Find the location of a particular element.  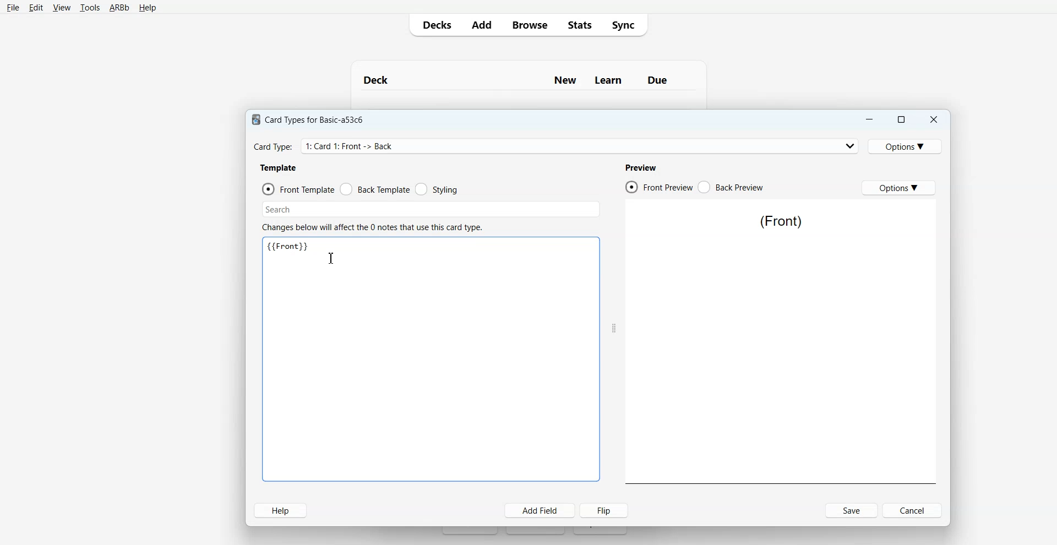

Styling is located at coordinates (438, 189).